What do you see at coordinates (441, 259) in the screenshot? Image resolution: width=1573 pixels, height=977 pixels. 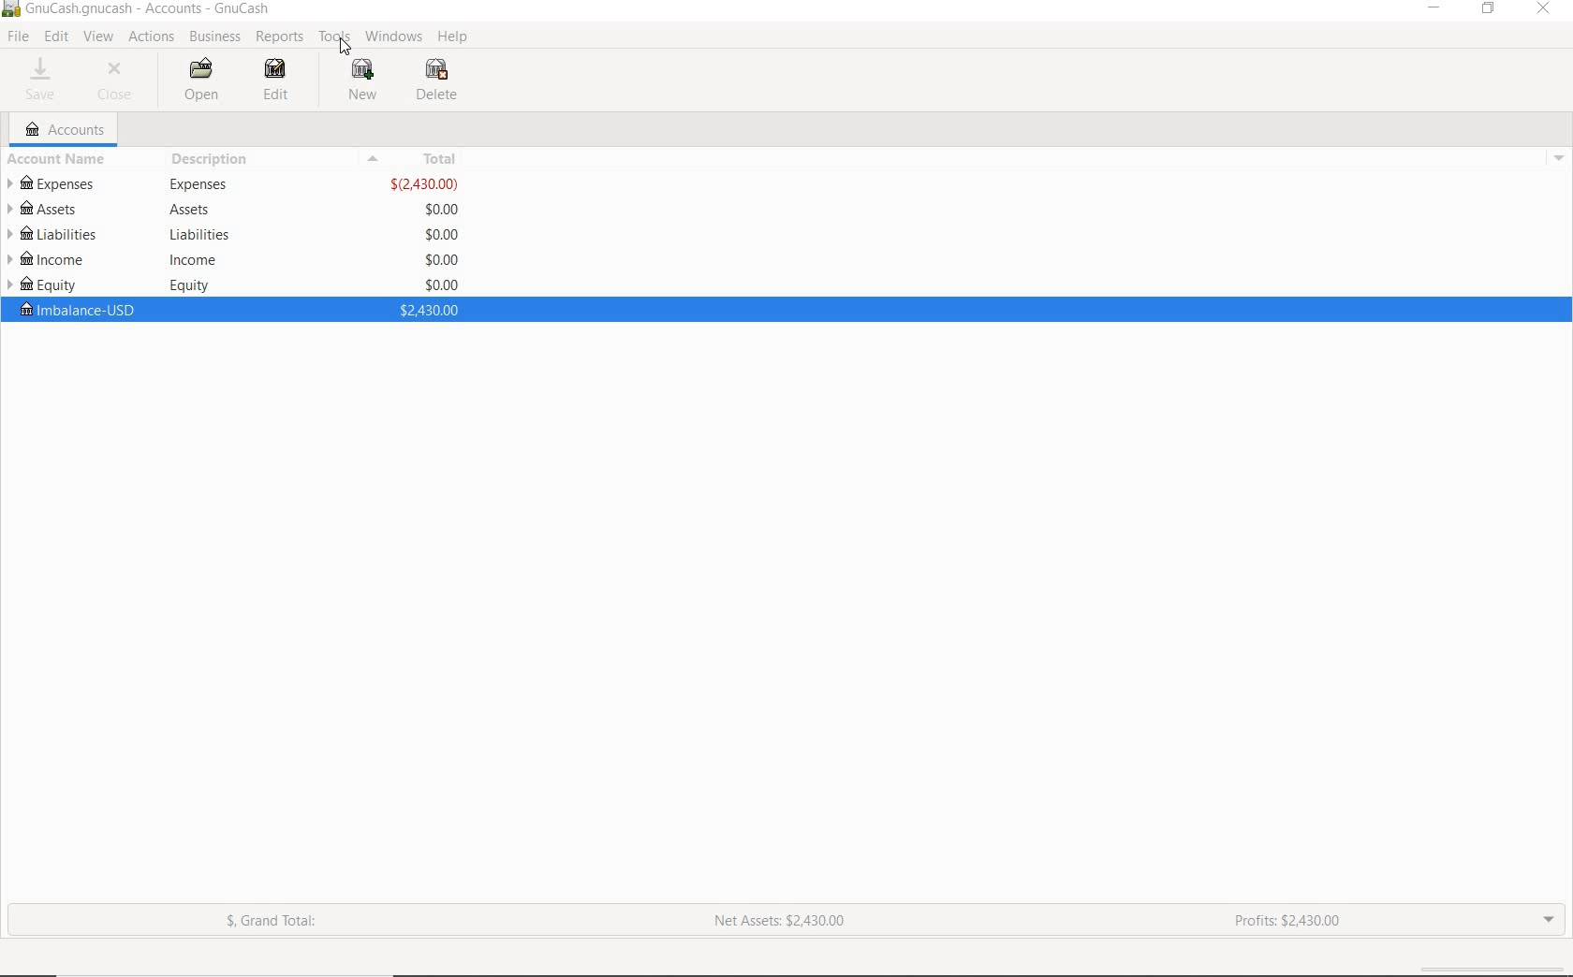 I see `$0.00` at bounding box center [441, 259].